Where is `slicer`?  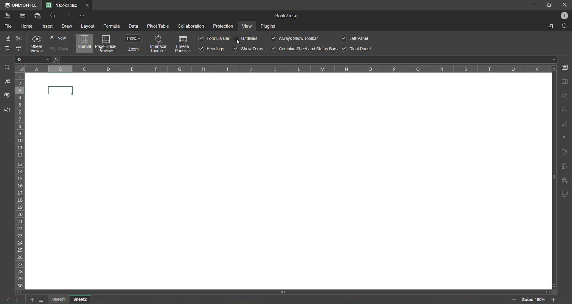 slicer is located at coordinates (565, 181).